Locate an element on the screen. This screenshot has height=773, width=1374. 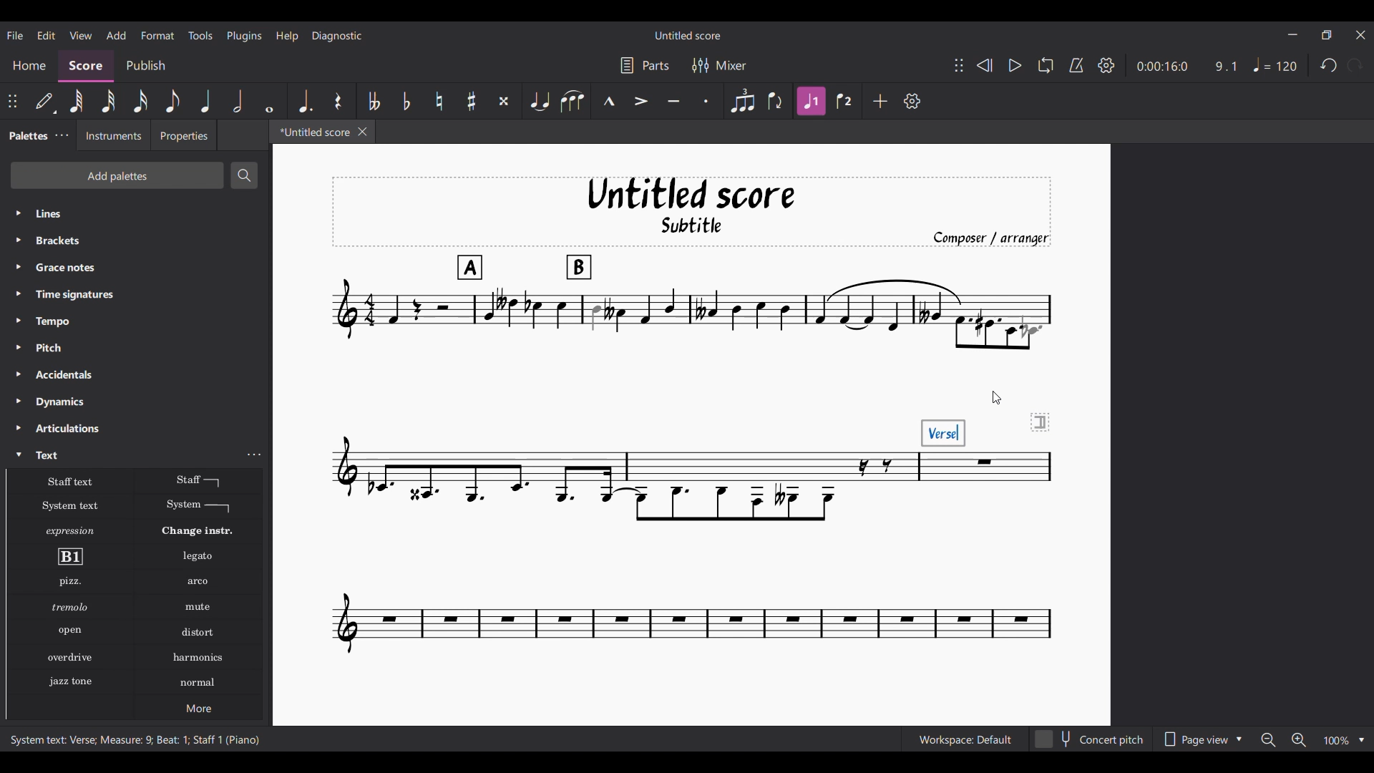
Zoom in is located at coordinates (1299, 739).